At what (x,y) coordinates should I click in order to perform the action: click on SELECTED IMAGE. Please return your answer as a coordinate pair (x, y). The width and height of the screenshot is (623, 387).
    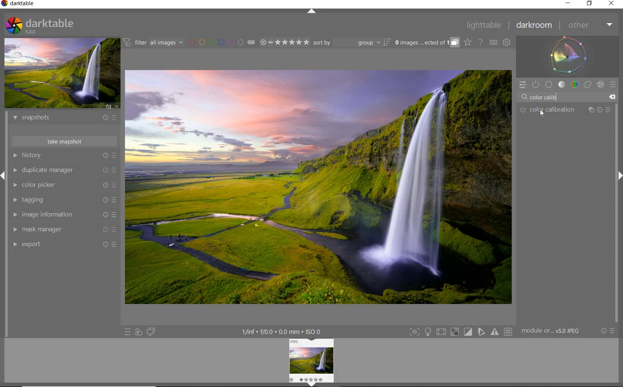
    Looking at the image, I should click on (319, 186).